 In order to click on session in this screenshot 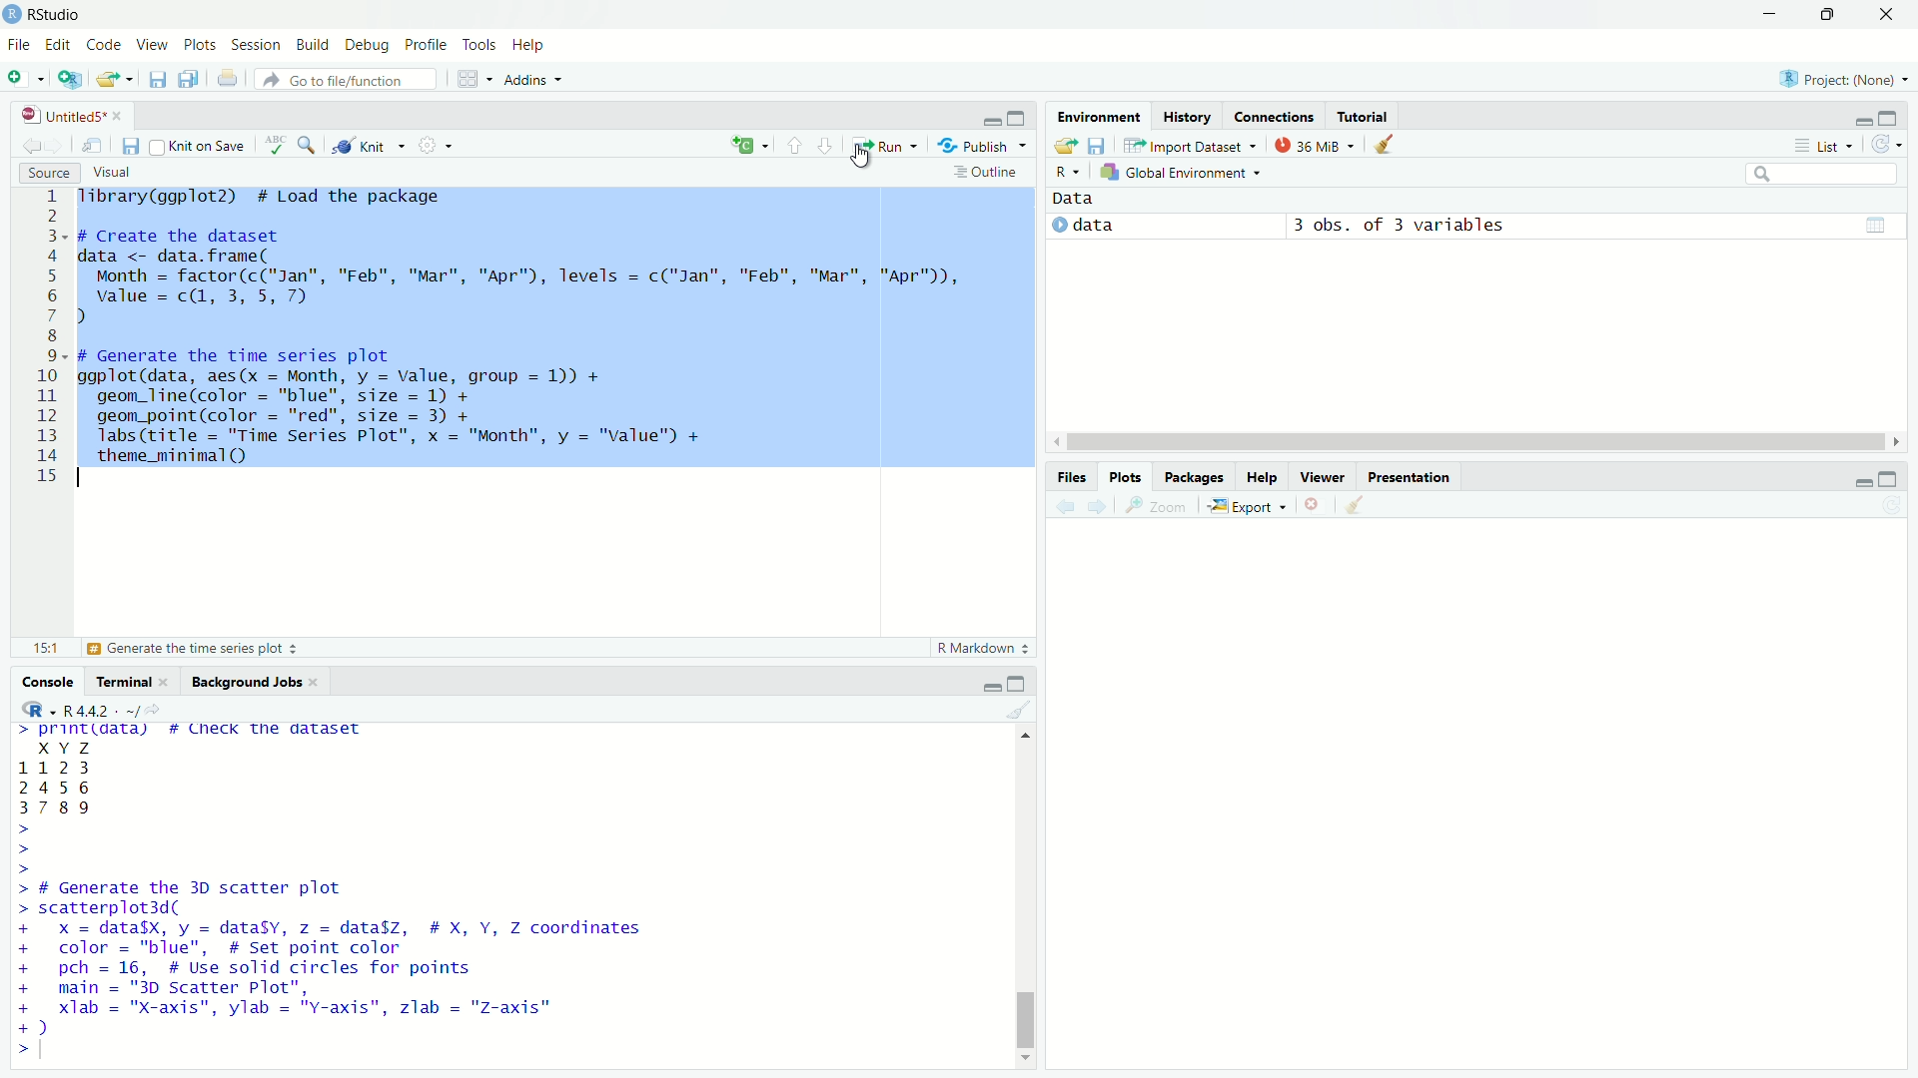, I will do `click(258, 46)`.